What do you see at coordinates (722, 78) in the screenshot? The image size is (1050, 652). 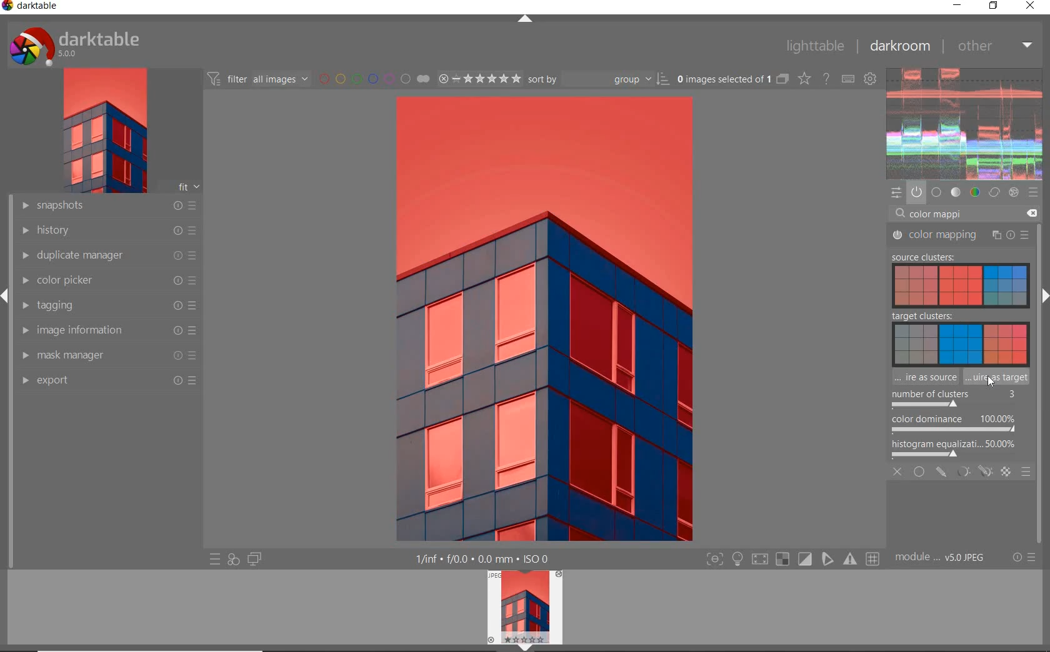 I see `selected images` at bounding box center [722, 78].